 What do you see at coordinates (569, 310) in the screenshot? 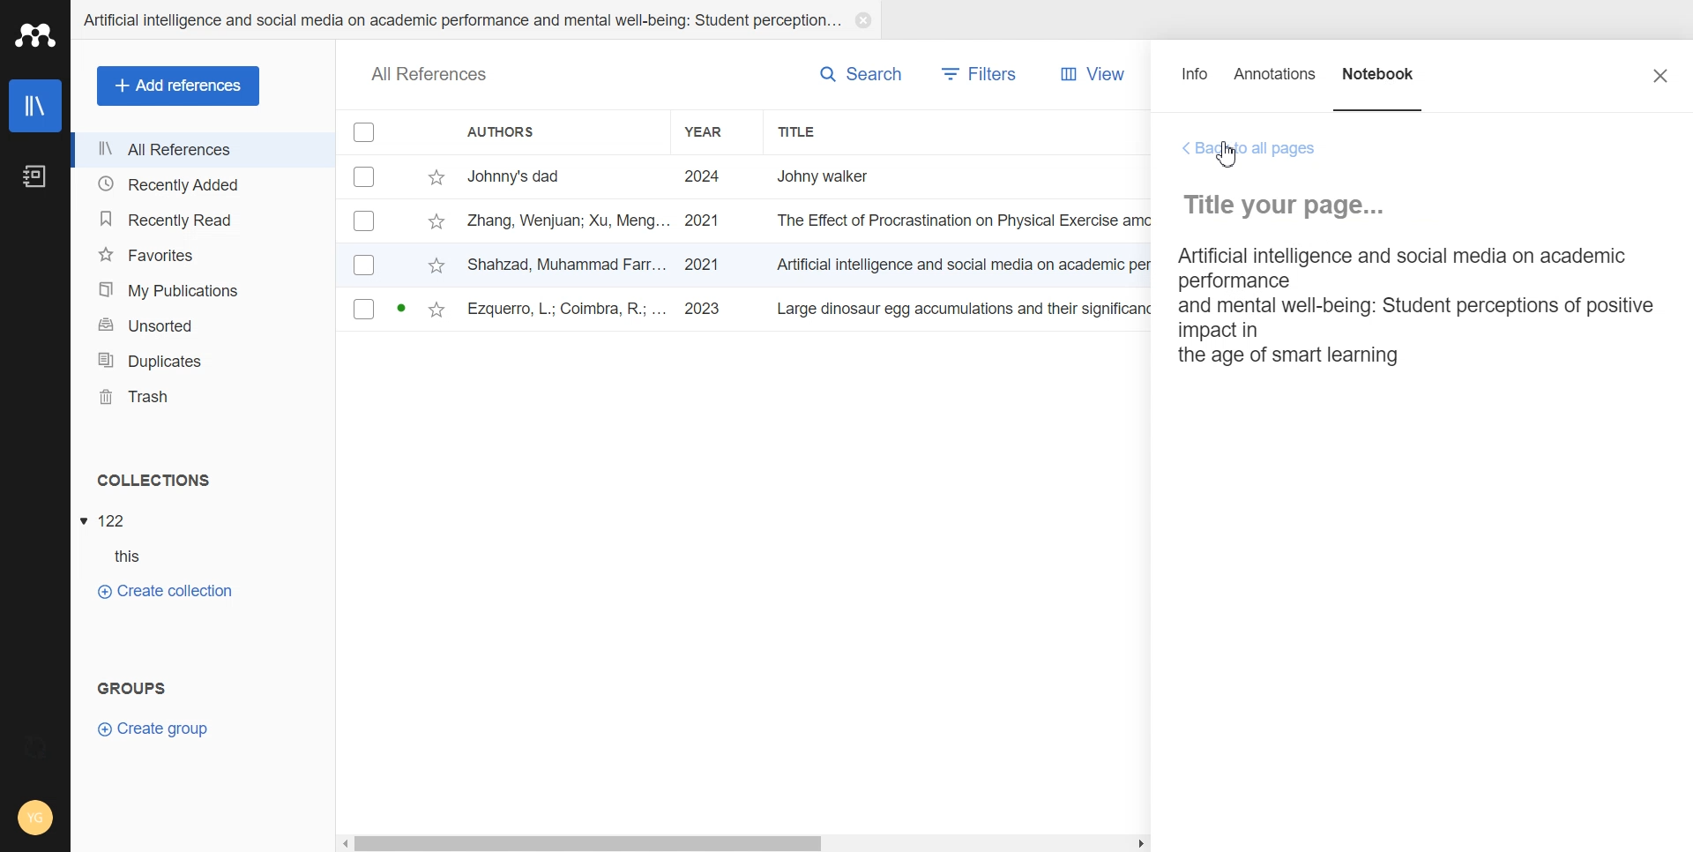
I see `ezquerro, l.; coimbra, r.; ...` at bounding box center [569, 310].